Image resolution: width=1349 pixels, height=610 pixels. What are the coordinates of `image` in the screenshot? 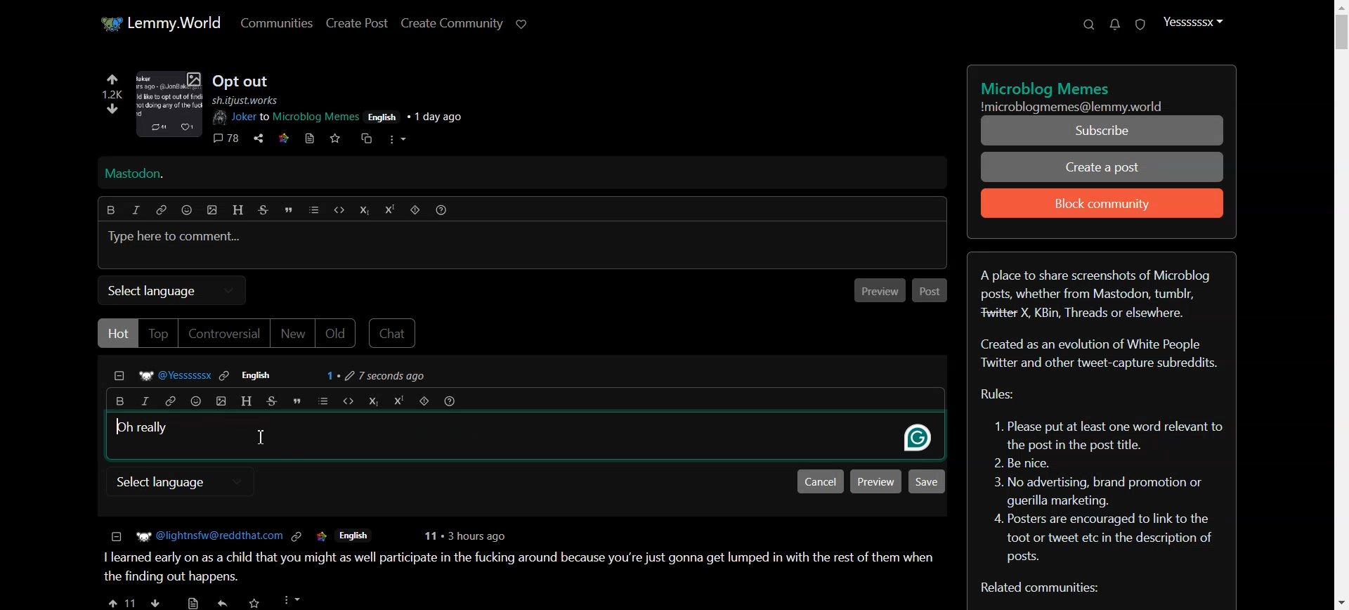 It's located at (170, 105).